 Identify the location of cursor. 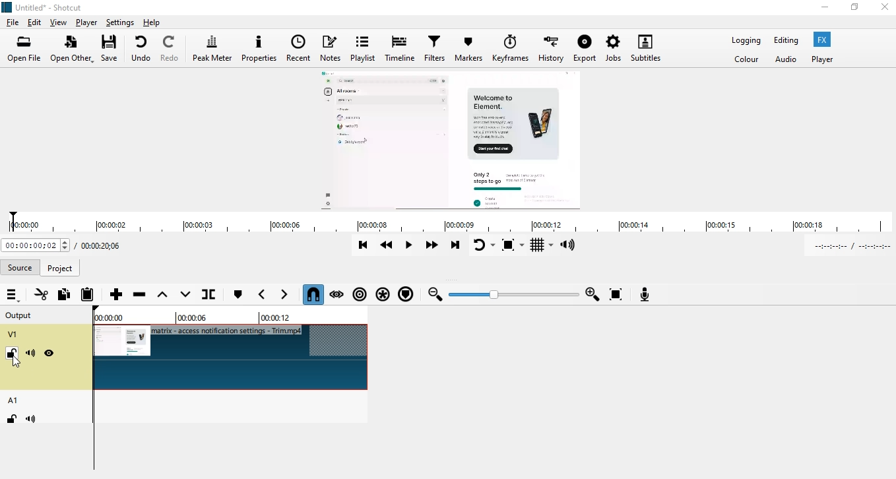
(20, 364).